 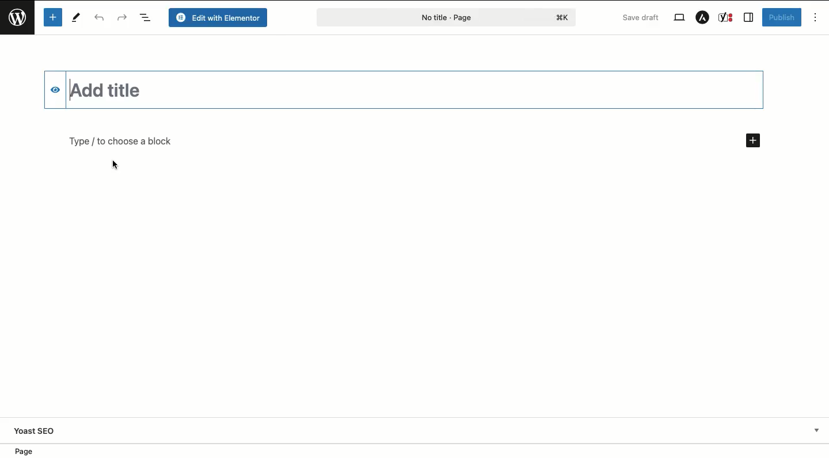 I want to click on Show, so click(x=815, y=430).